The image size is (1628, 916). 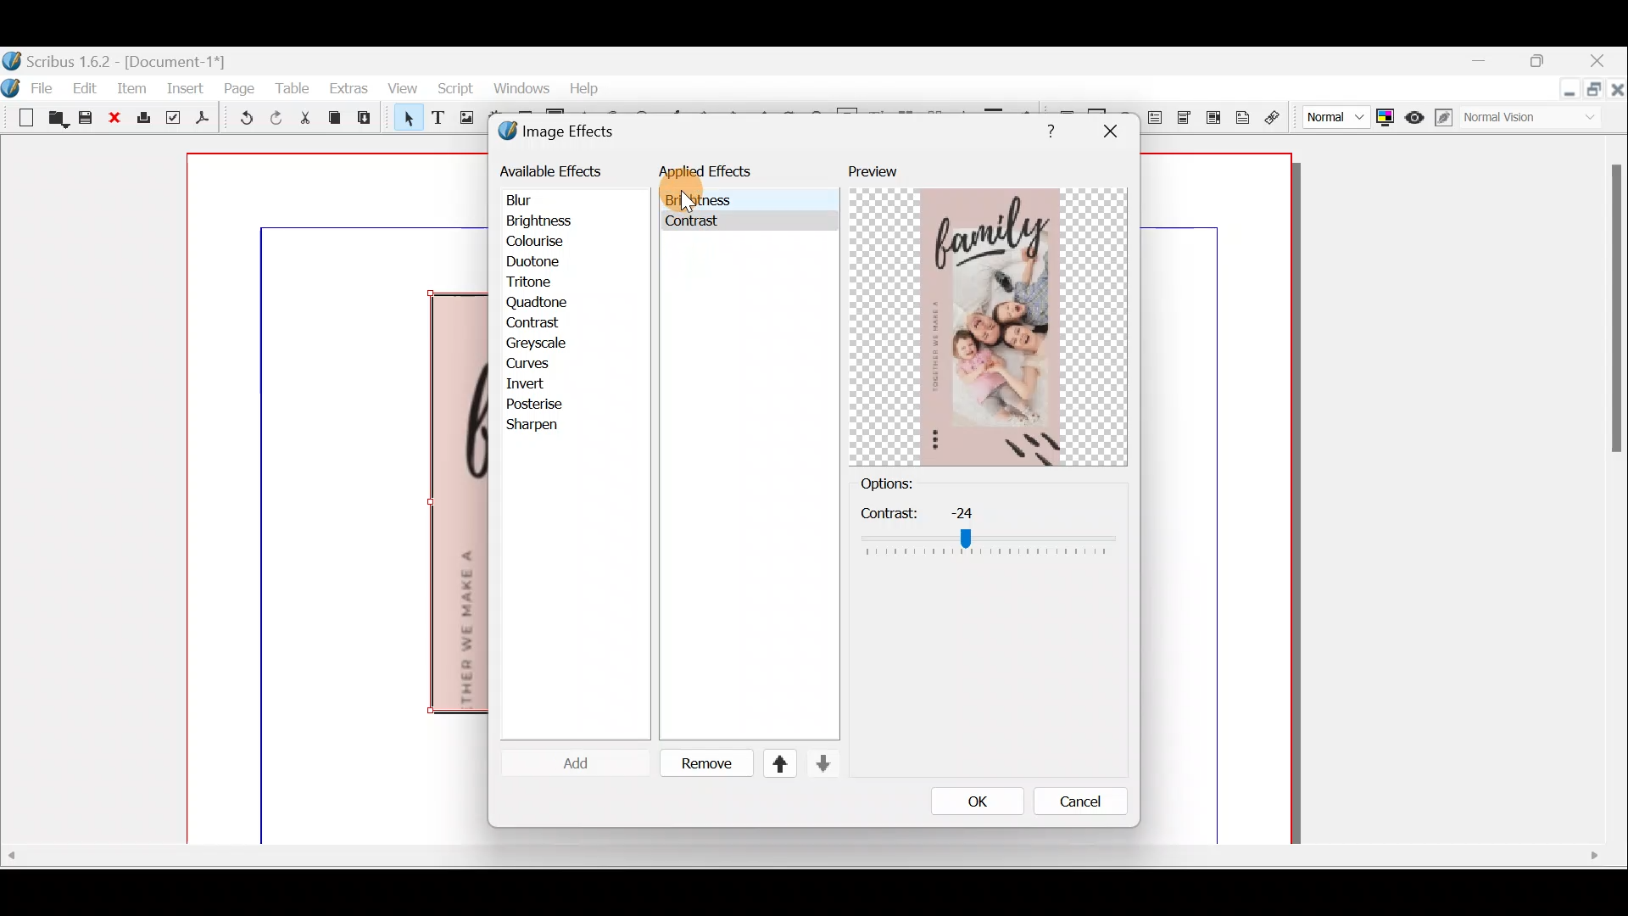 What do you see at coordinates (144, 119) in the screenshot?
I see `Print` at bounding box center [144, 119].